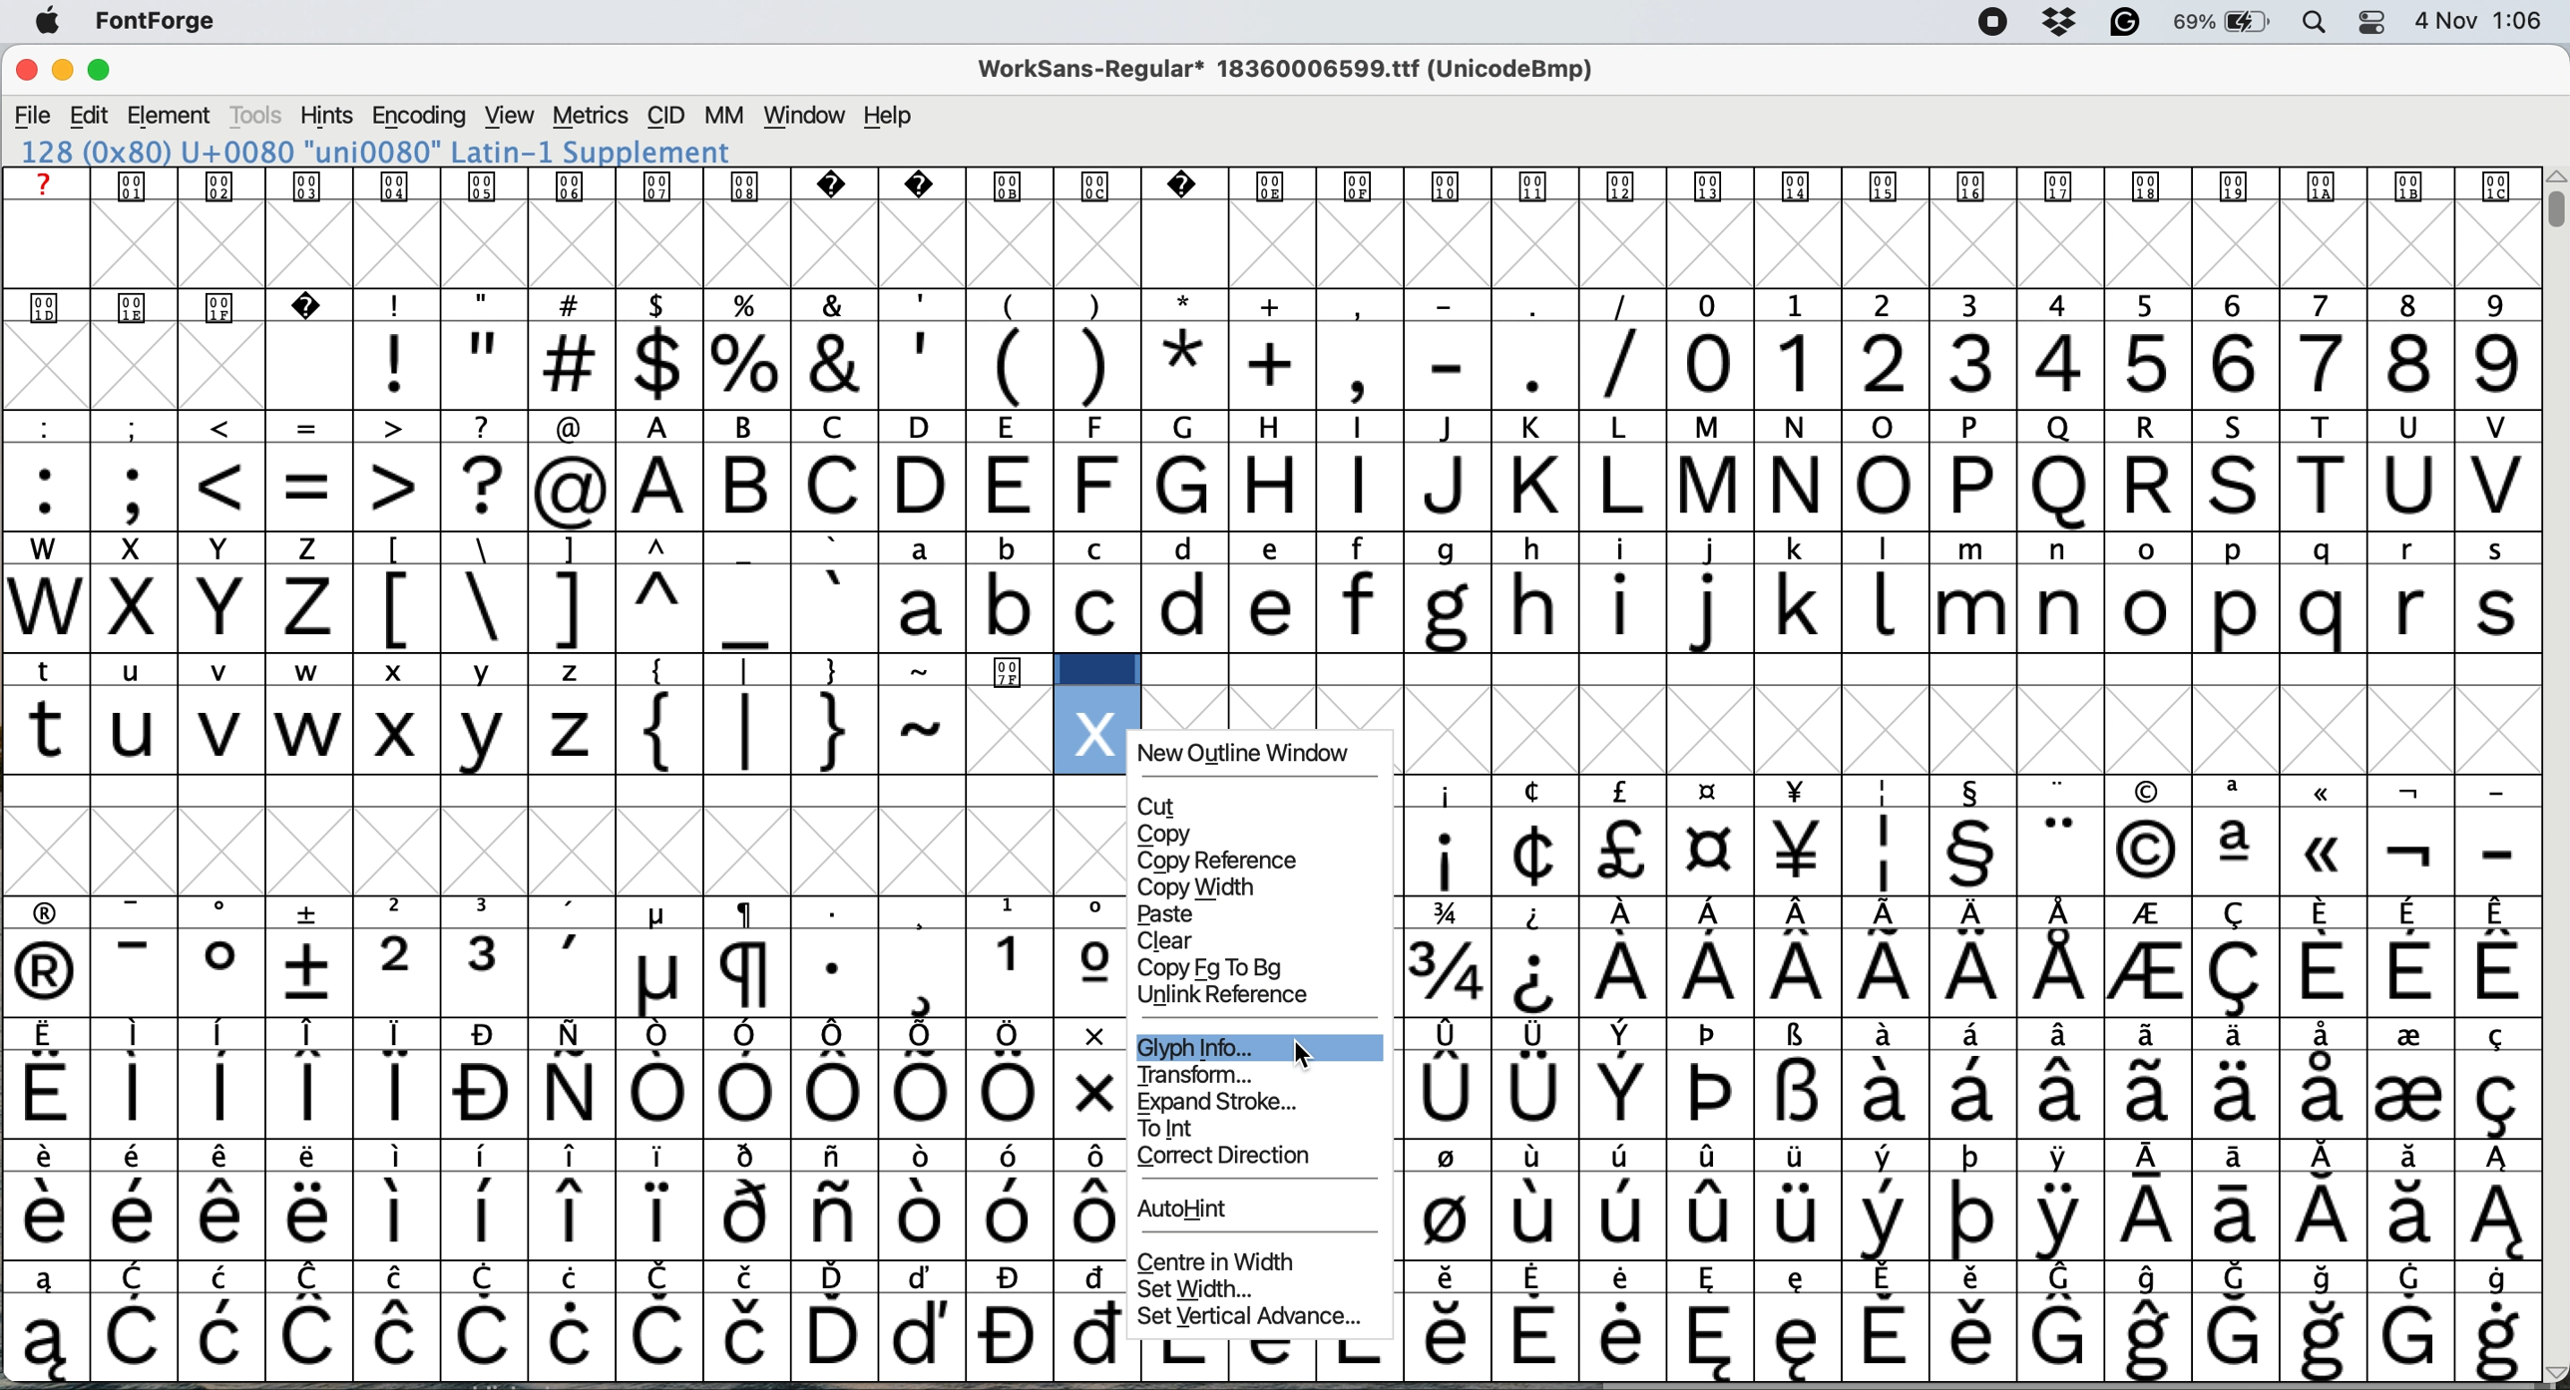 The height and width of the screenshot is (1390, 2570). What do you see at coordinates (559, 1142) in the screenshot?
I see `glyph grid` at bounding box center [559, 1142].